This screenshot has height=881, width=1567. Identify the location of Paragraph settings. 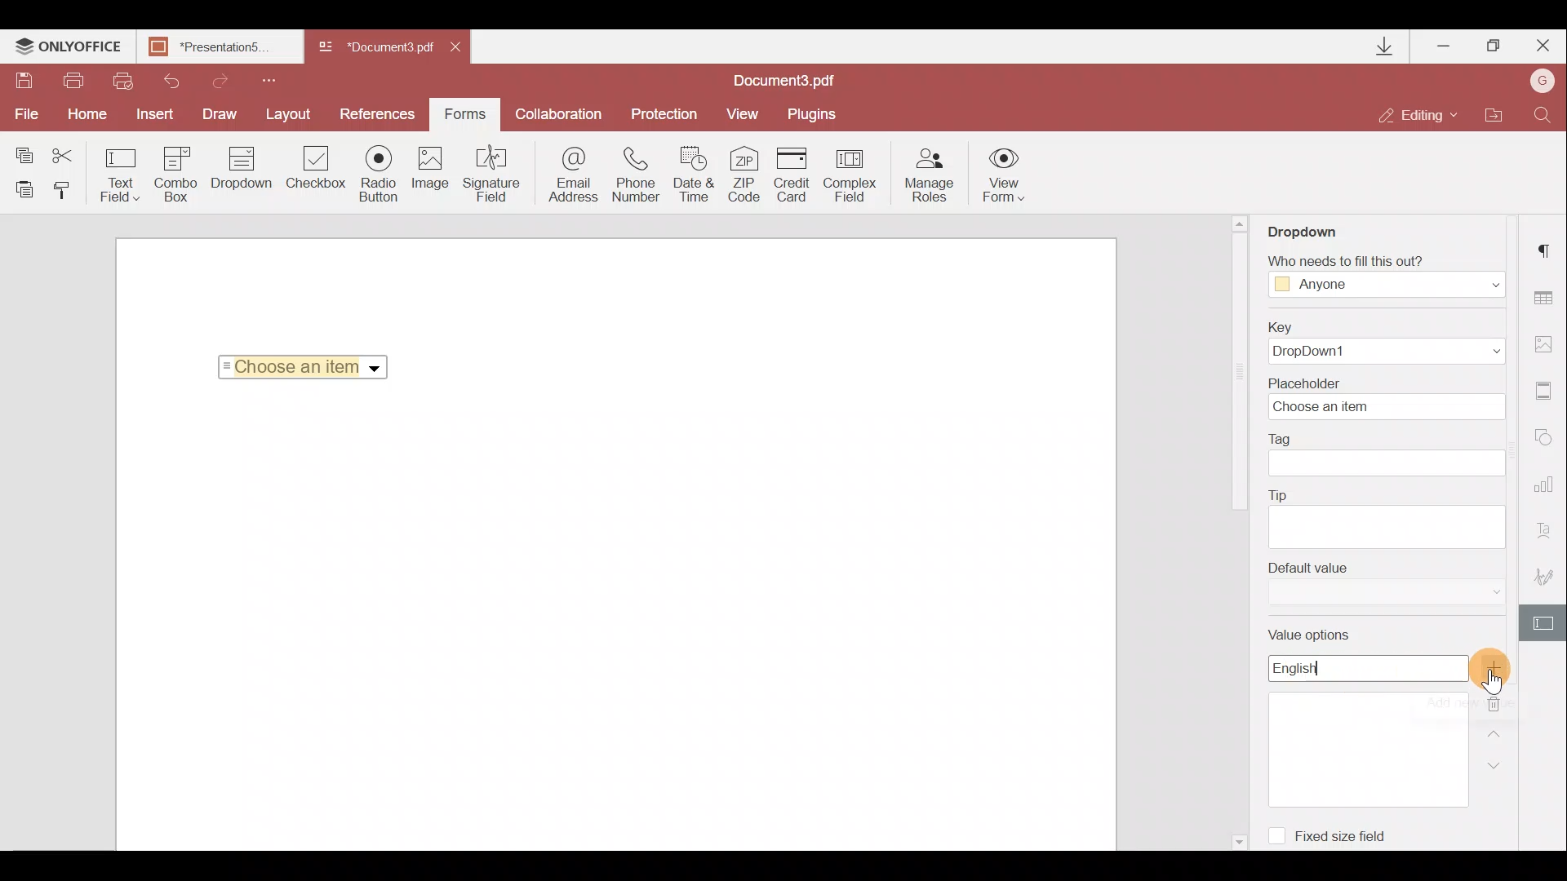
(1547, 246).